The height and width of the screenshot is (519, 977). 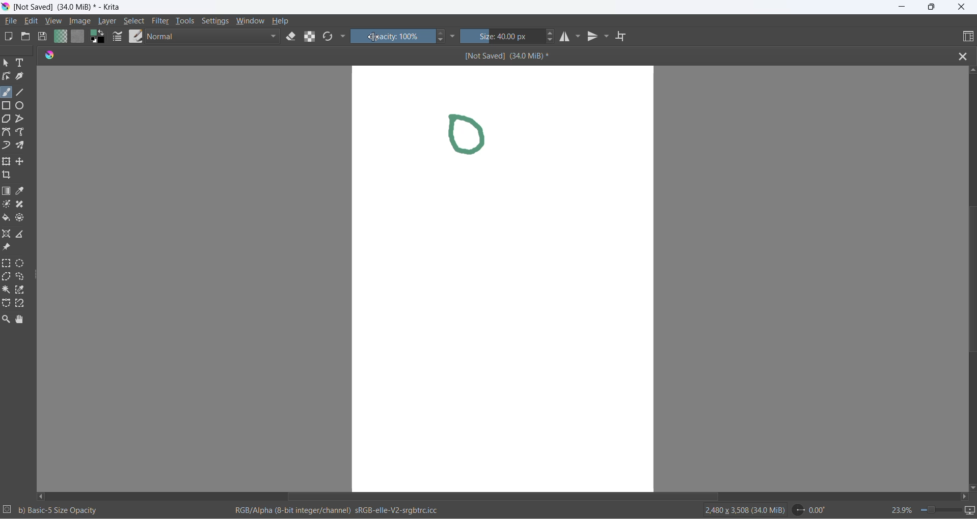 I want to click on help, so click(x=282, y=21).